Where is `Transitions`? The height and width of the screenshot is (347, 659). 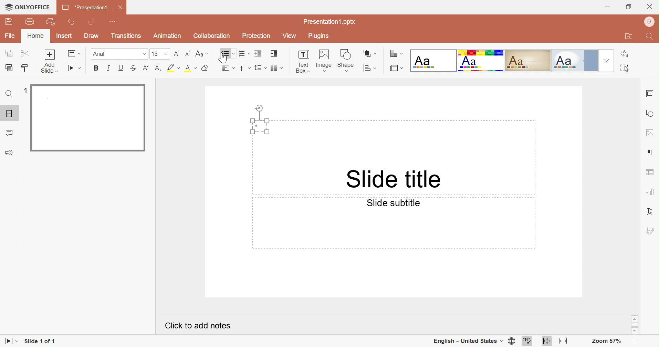
Transitions is located at coordinates (127, 36).